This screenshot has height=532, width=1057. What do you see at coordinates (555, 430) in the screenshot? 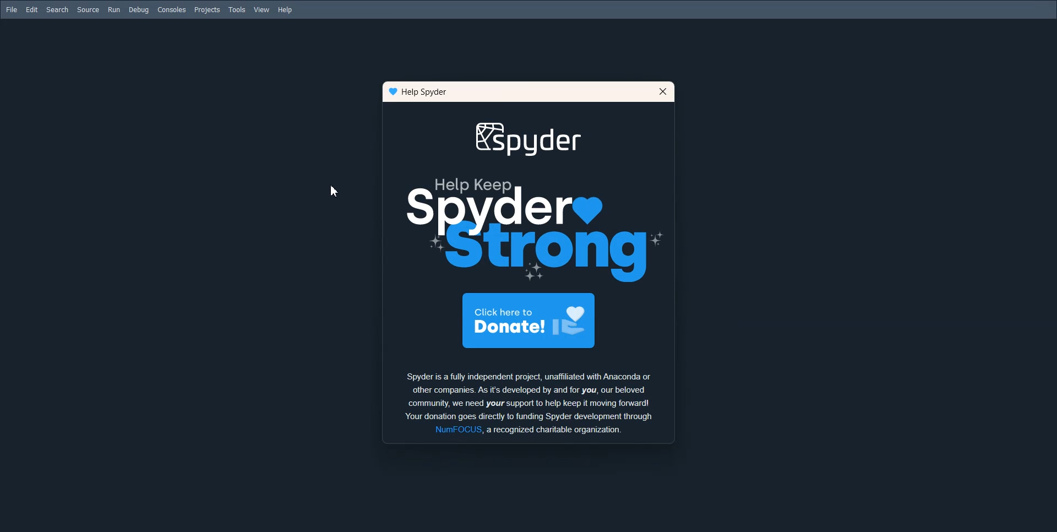
I see `a recognized charitable organization` at bounding box center [555, 430].